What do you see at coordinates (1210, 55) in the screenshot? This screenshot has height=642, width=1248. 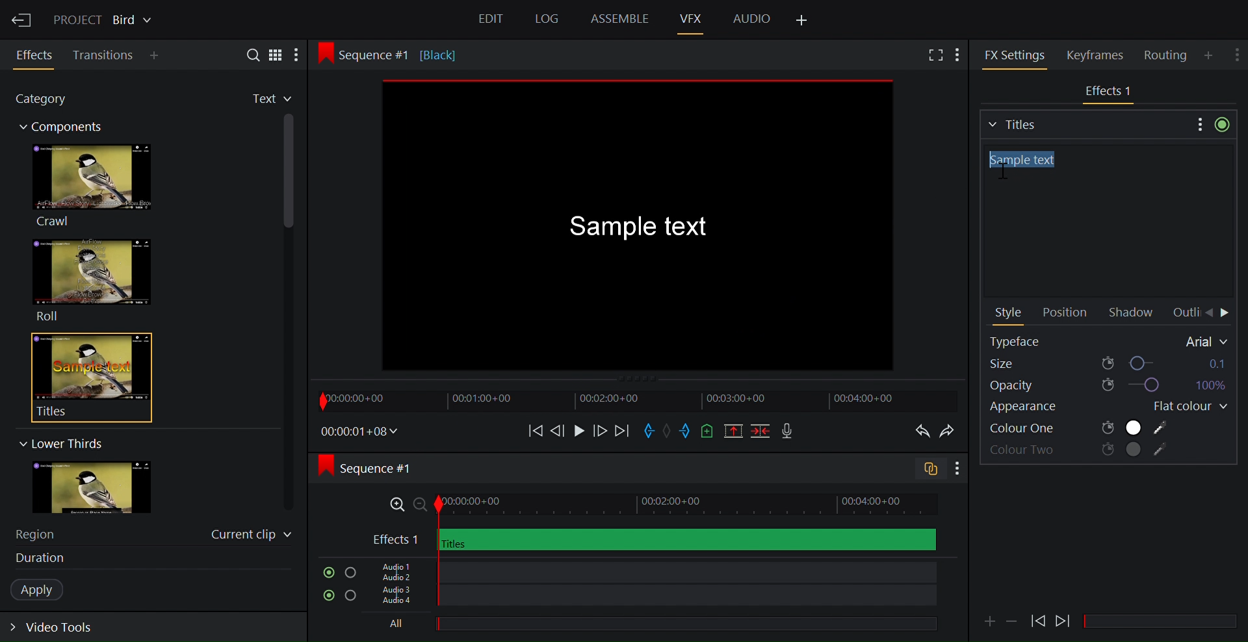 I see `Add Panel` at bounding box center [1210, 55].